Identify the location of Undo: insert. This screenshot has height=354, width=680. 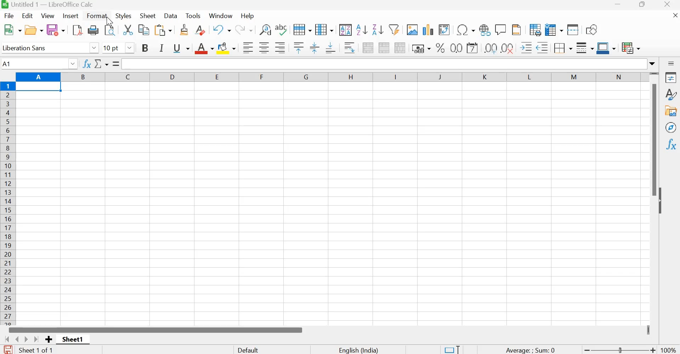
(221, 30).